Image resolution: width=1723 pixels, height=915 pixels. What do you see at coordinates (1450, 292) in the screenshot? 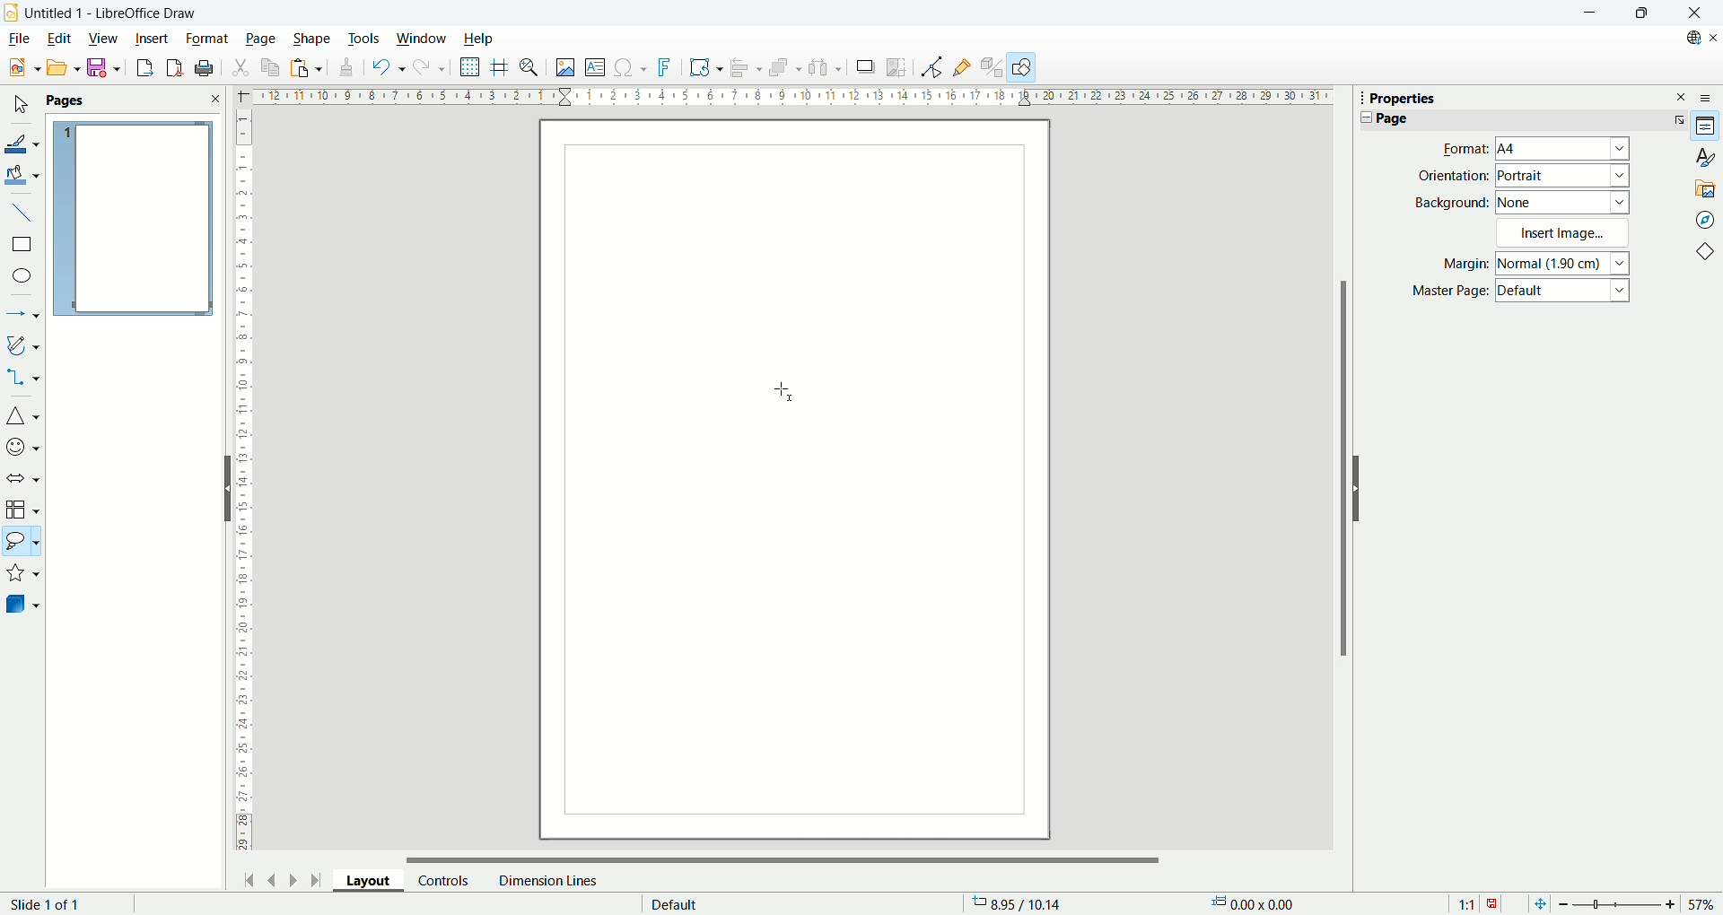
I see `Master Page` at bounding box center [1450, 292].